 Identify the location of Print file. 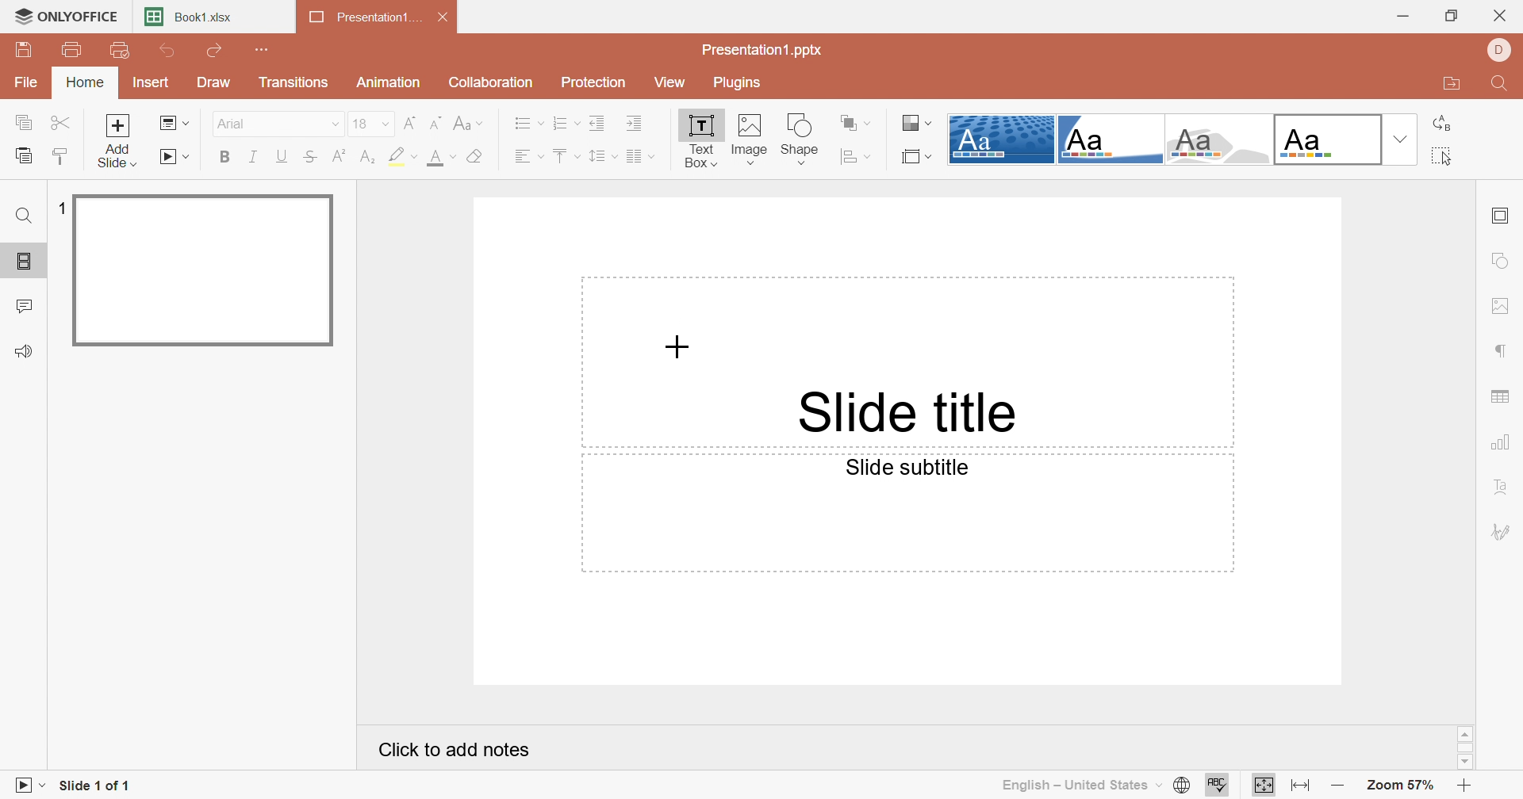
(75, 52).